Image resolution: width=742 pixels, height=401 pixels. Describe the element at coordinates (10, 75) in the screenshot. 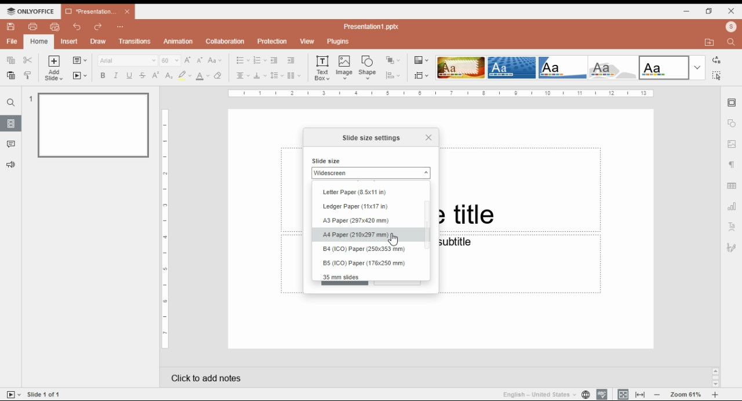

I see `paste` at that location.